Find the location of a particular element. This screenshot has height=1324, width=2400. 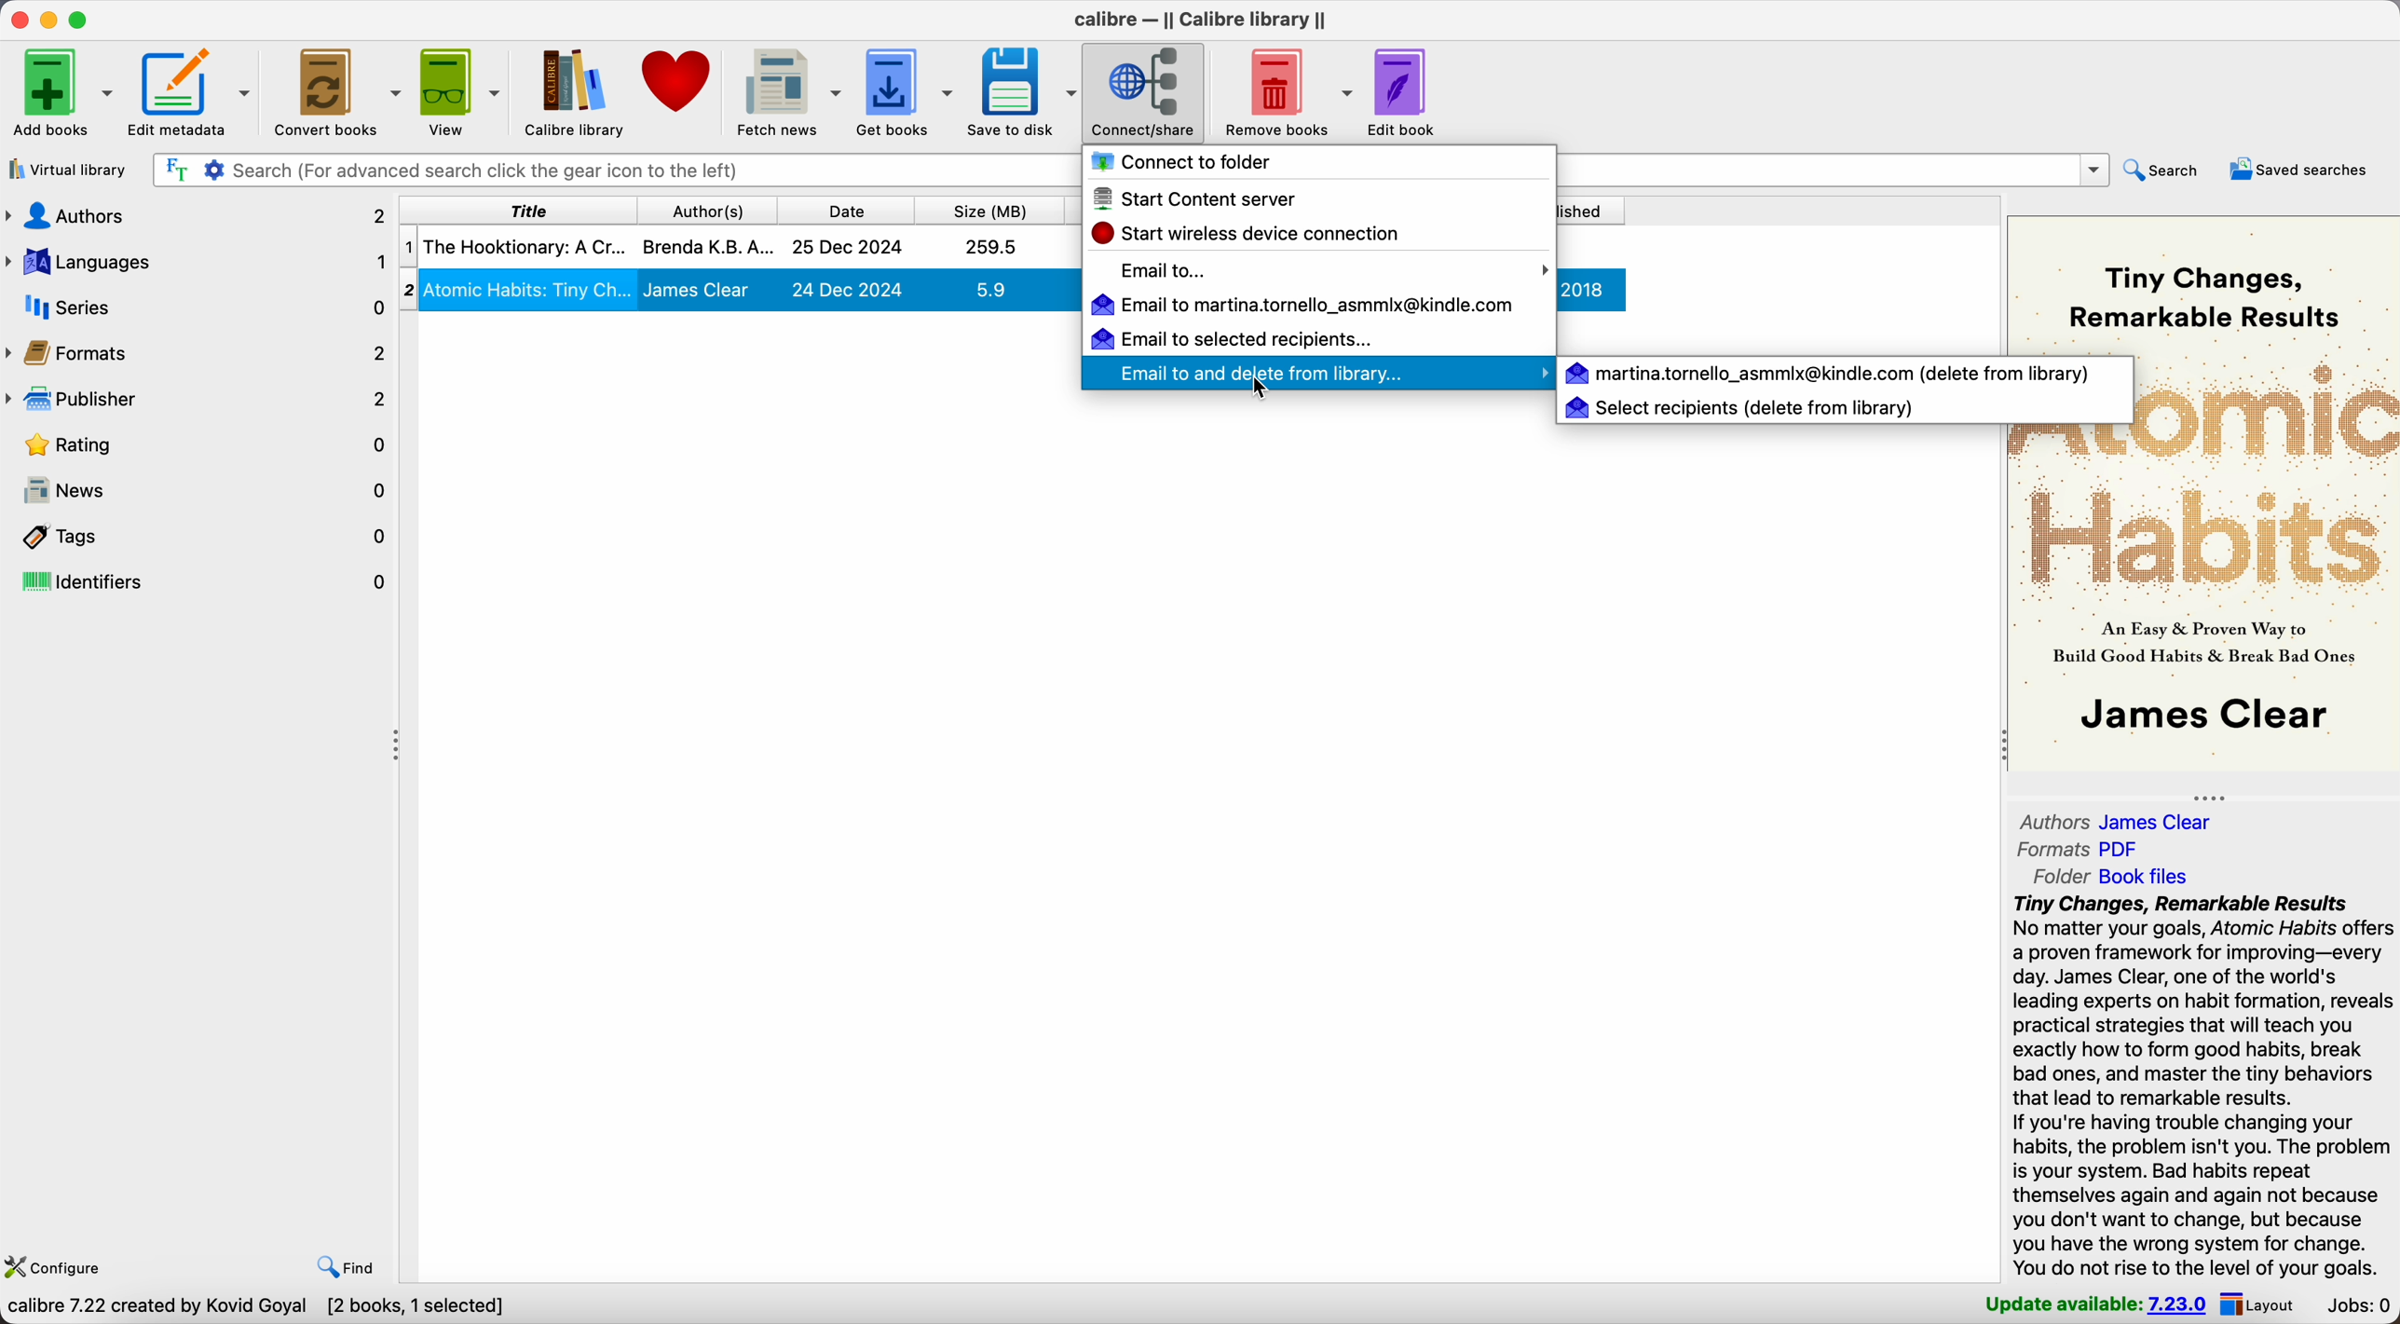

search bar is located at coordinates (610, 171).